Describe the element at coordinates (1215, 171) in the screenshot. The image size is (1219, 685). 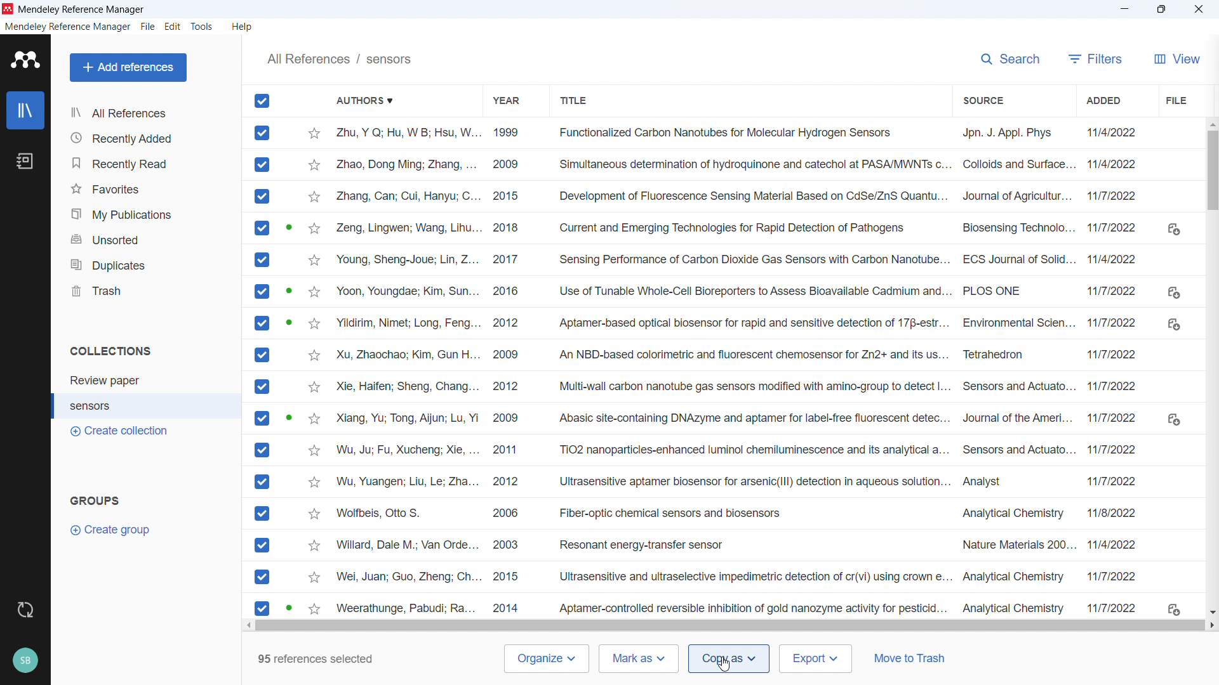
I see `Vertical scroll bar ` at that location.